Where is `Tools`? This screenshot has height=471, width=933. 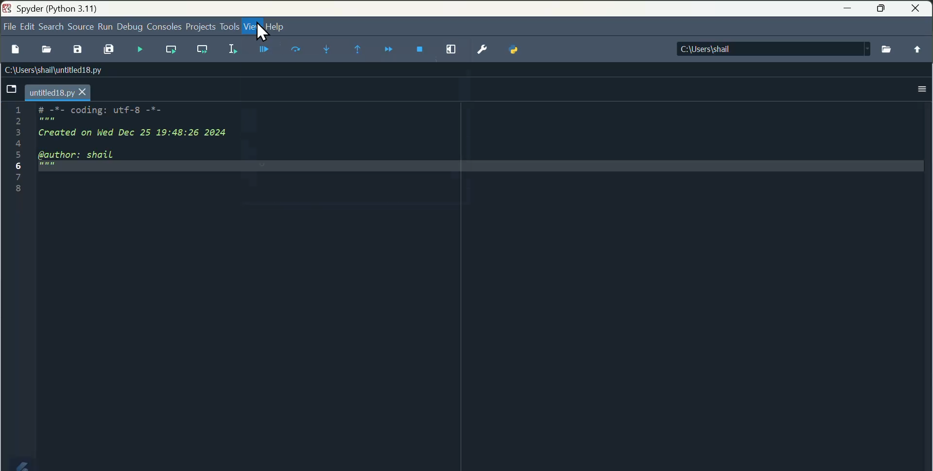
Tools is located at coordinates (228, 26).